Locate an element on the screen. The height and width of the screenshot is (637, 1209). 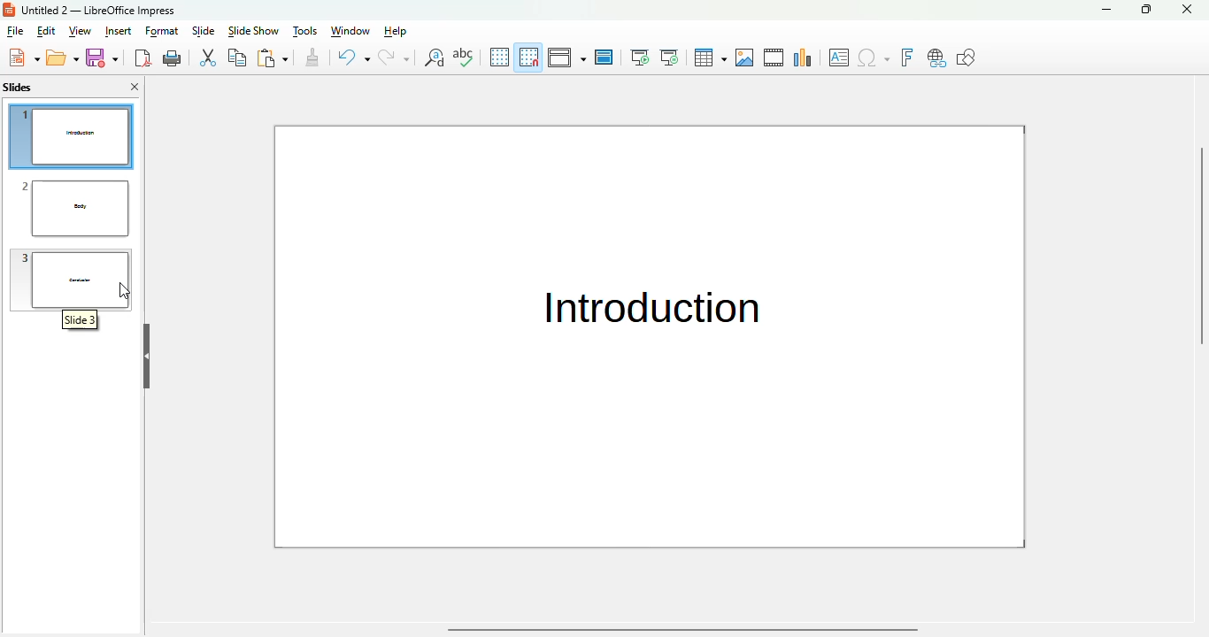
view is located at coordinates (80, 31).